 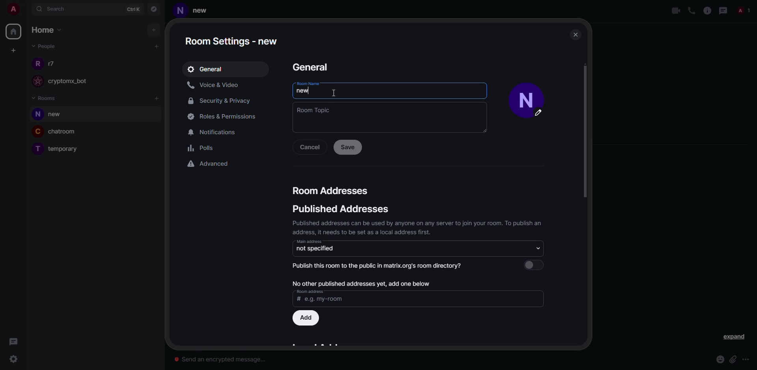 What do you see at coordinates (536, 248) in the screenshot?
I see `drop down` at bounding box center [536, 248].